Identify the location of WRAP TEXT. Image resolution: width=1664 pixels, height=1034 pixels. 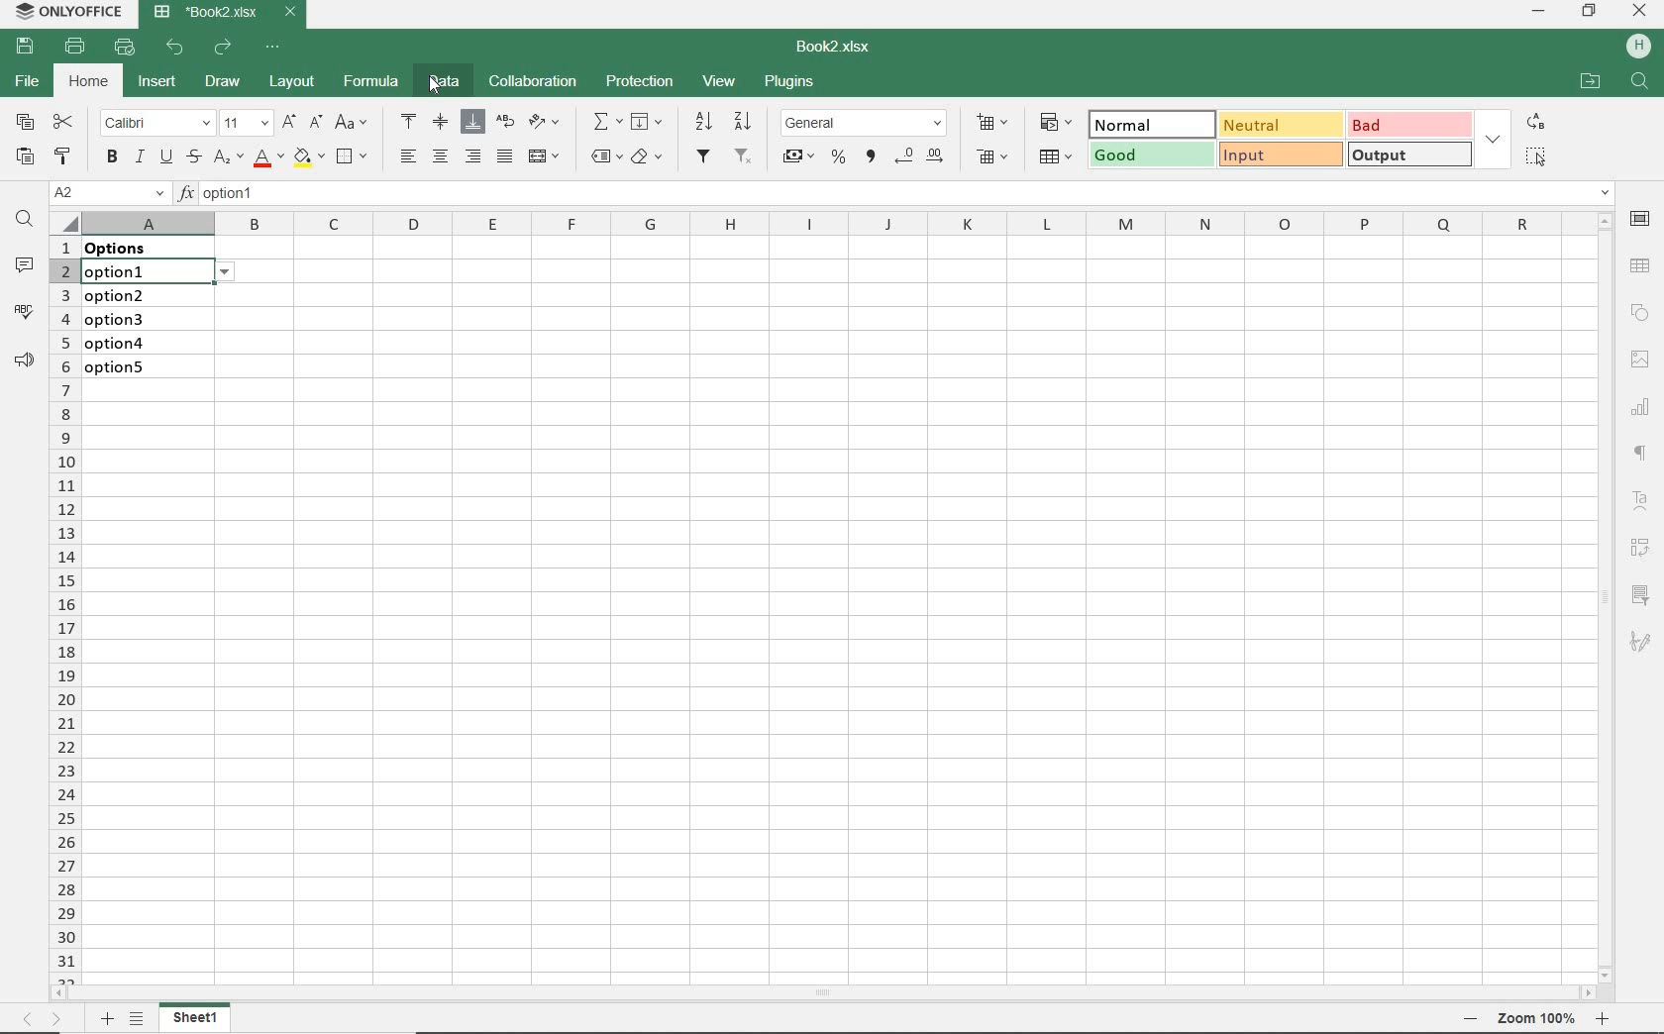
(504, 123).